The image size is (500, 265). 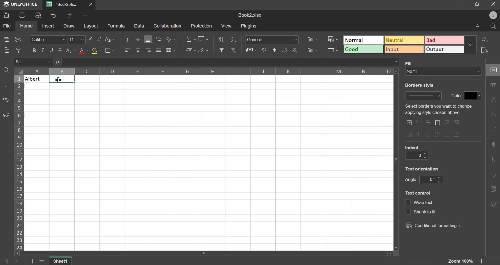 I want to click on draw, so click(x=69, y=26).